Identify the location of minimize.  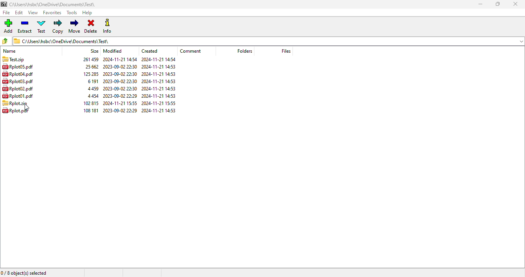
(481, 4).